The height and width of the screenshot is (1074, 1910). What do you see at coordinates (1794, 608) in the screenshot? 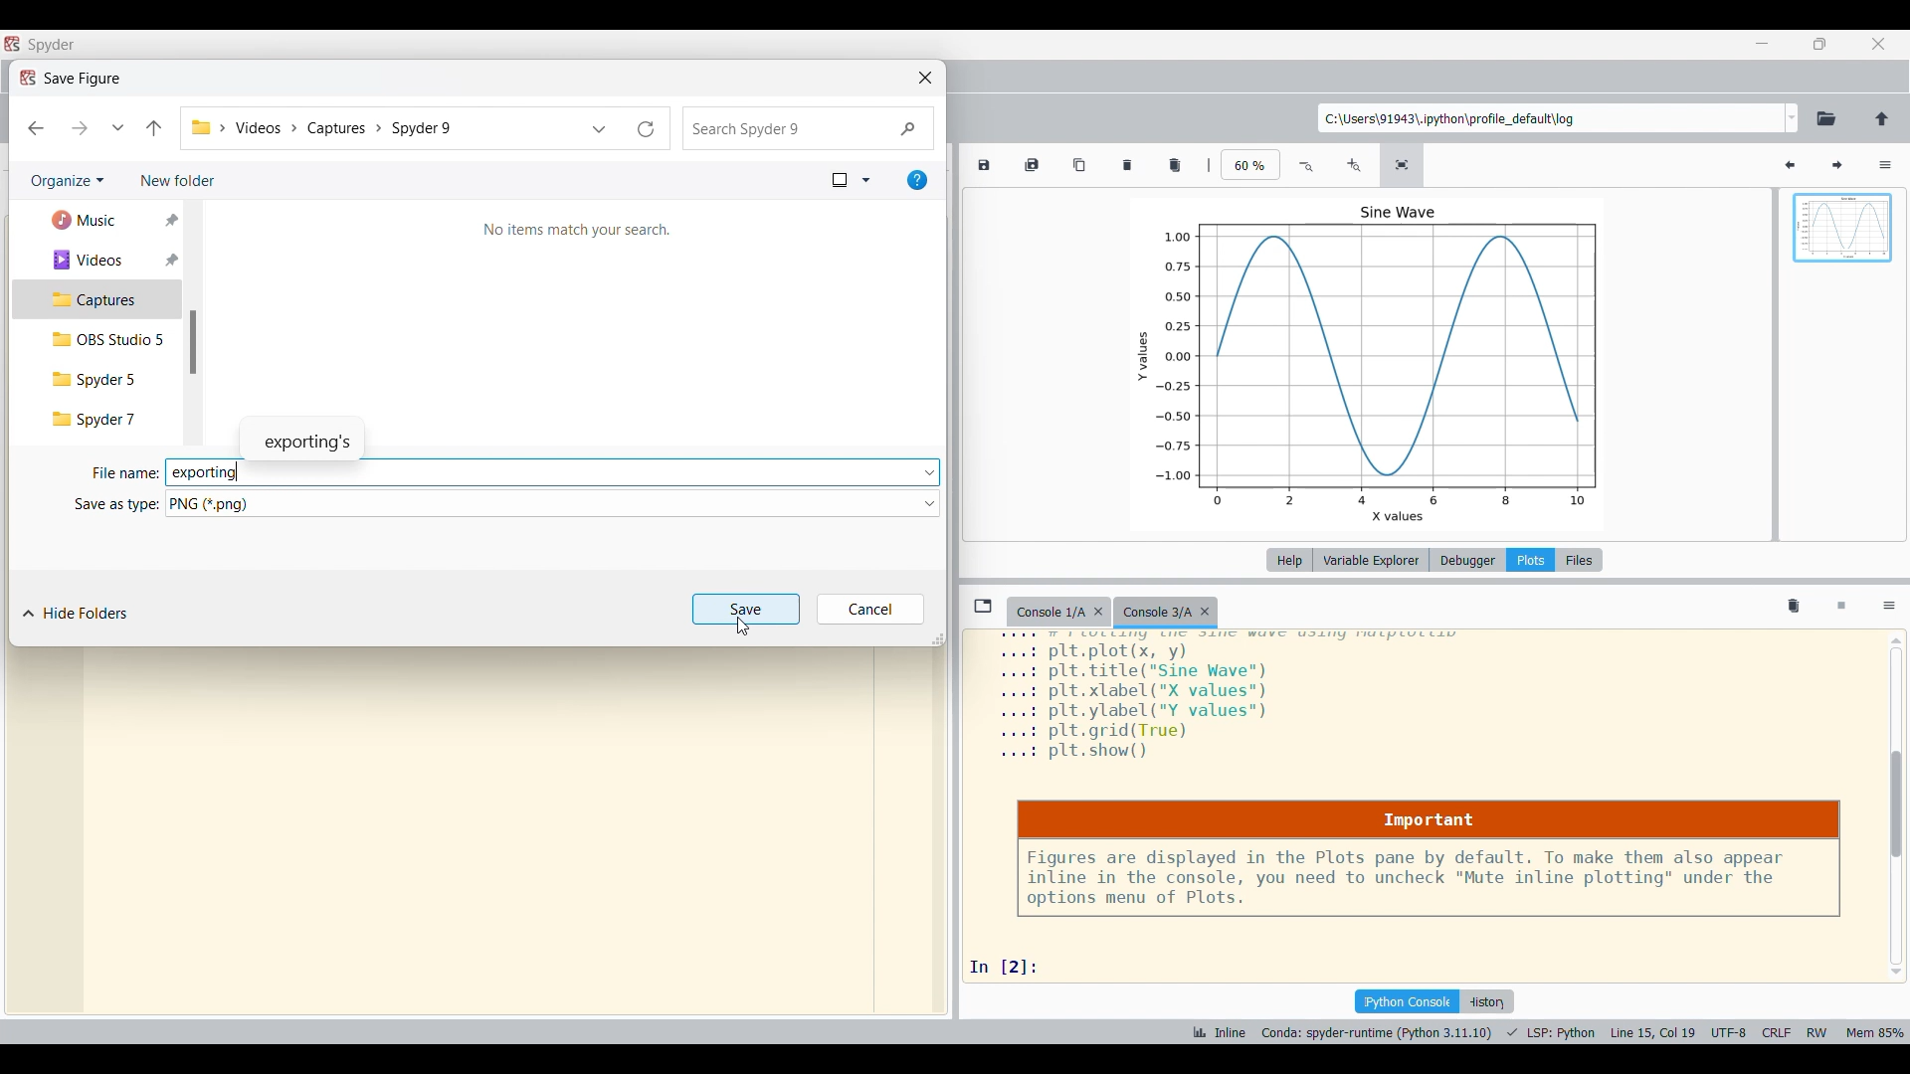
I see `Remove all variables from namespace` at bounding box center [1794, 608].